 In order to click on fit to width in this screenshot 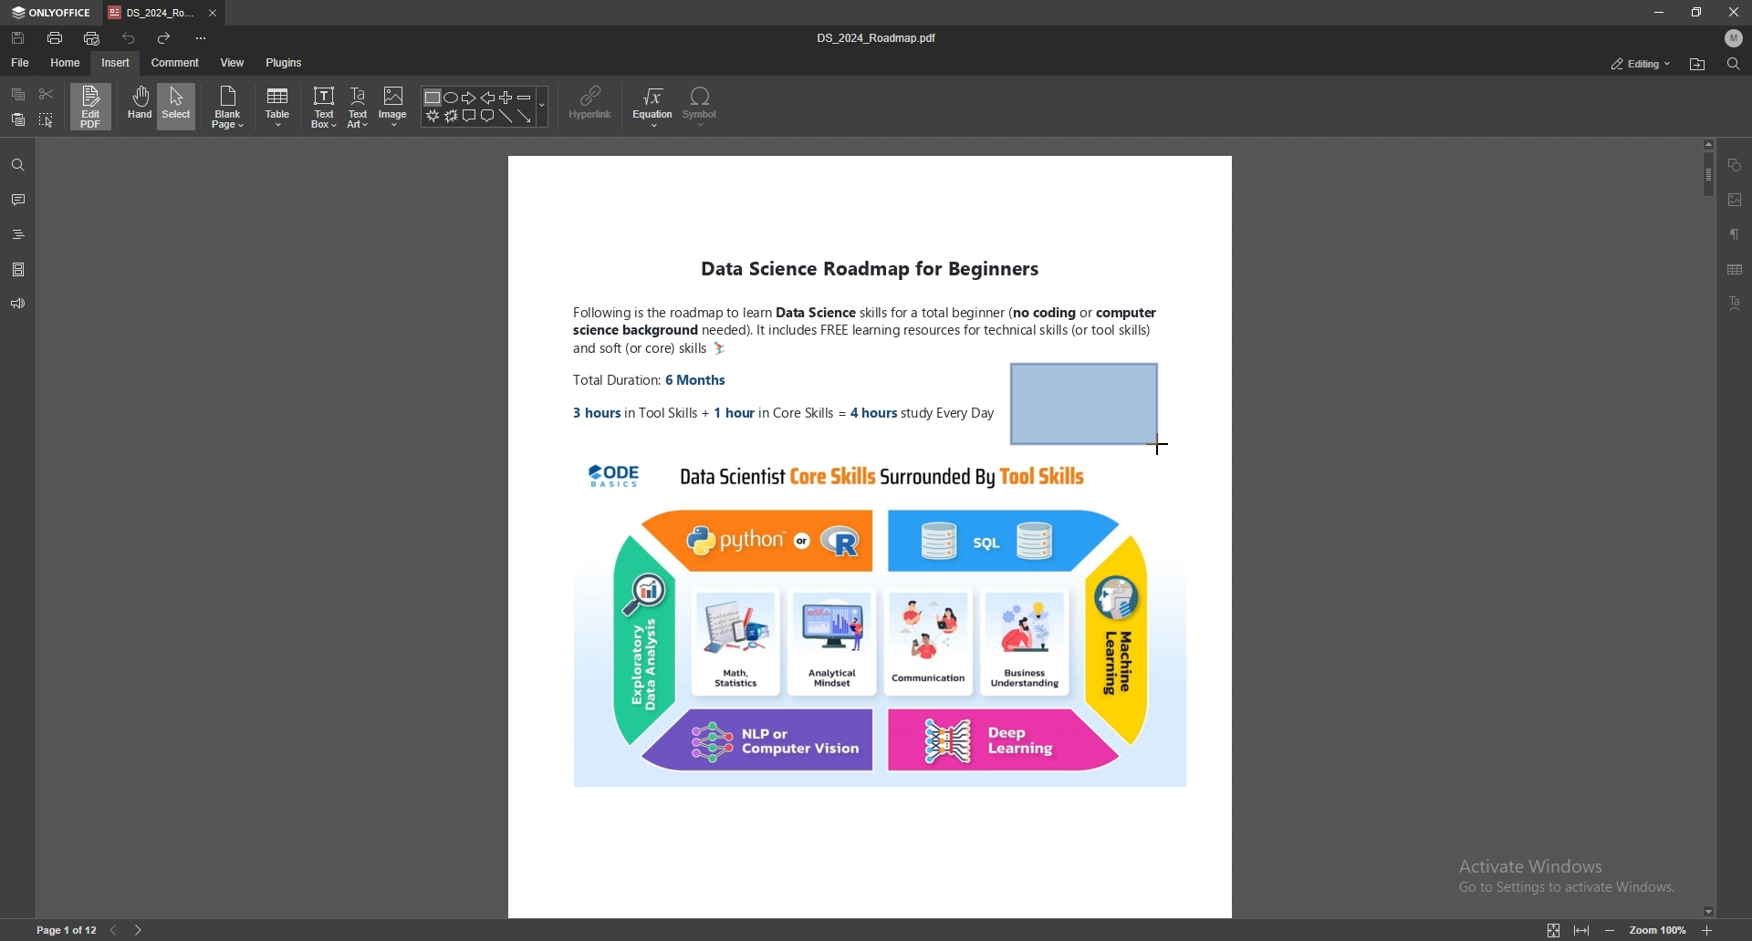, I will do `click(1584, 934)`.